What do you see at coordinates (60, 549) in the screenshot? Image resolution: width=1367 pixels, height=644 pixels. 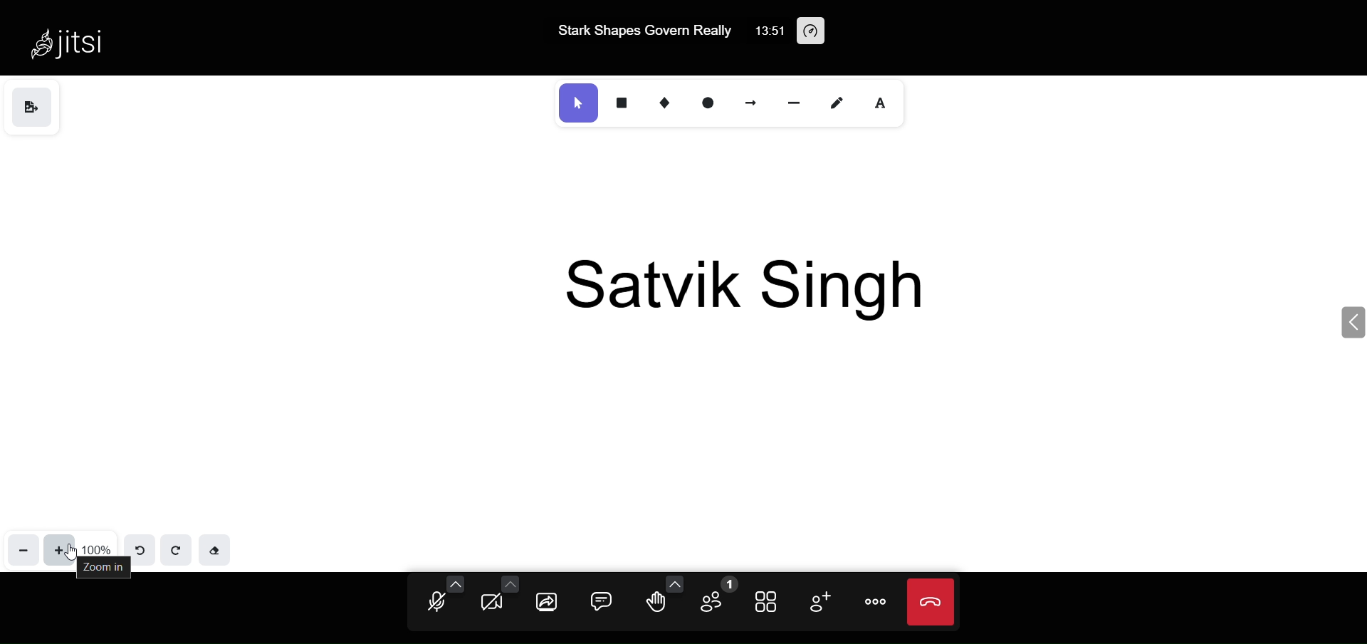 I see `zoom in` at bounding box center [60, 549].